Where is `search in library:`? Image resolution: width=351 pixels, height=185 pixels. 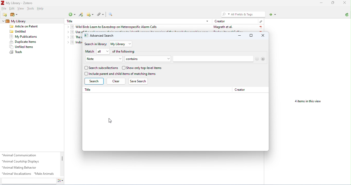
search in library: is located at coordinates (96, 44).